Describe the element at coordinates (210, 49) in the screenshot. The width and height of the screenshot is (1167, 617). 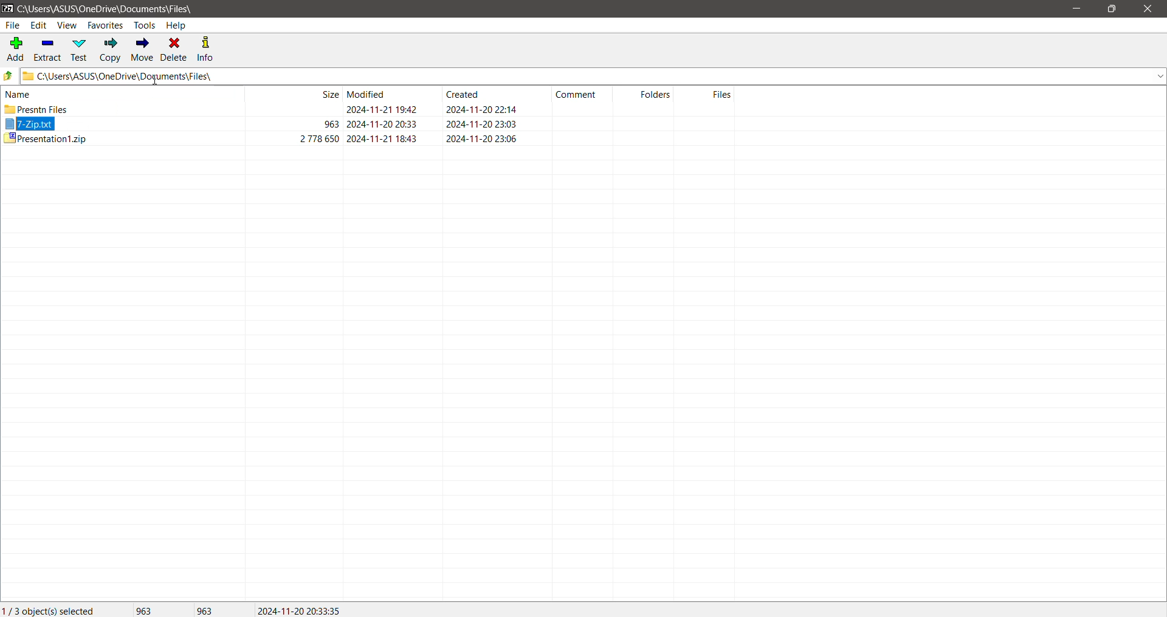
I see `Info` at that location.